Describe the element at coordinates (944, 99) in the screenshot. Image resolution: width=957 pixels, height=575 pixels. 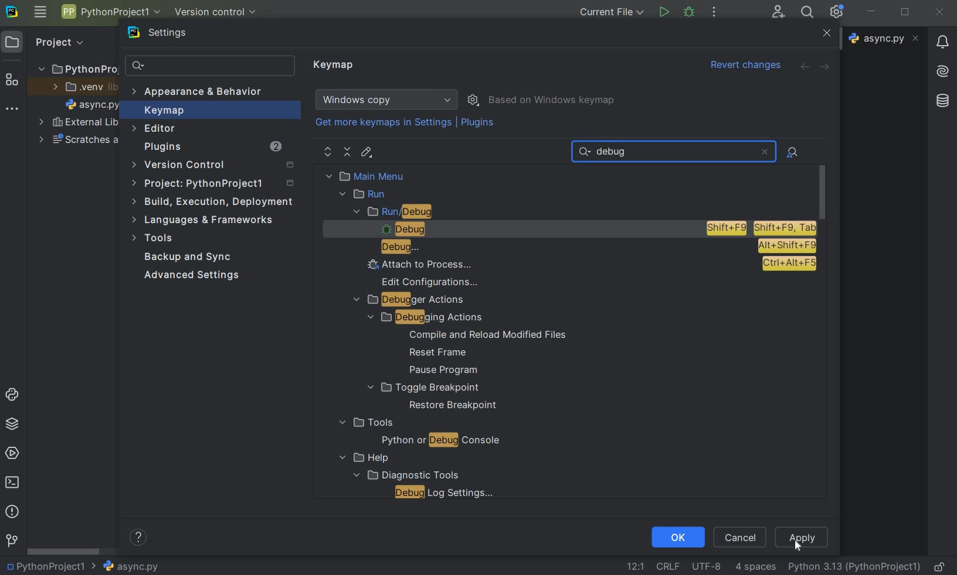
I see `database` at that location.